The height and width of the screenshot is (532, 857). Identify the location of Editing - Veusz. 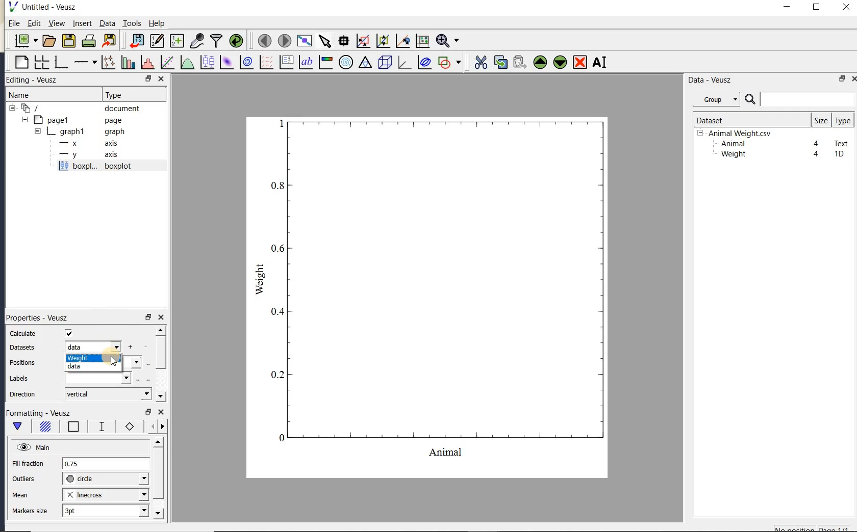
(37, 80).